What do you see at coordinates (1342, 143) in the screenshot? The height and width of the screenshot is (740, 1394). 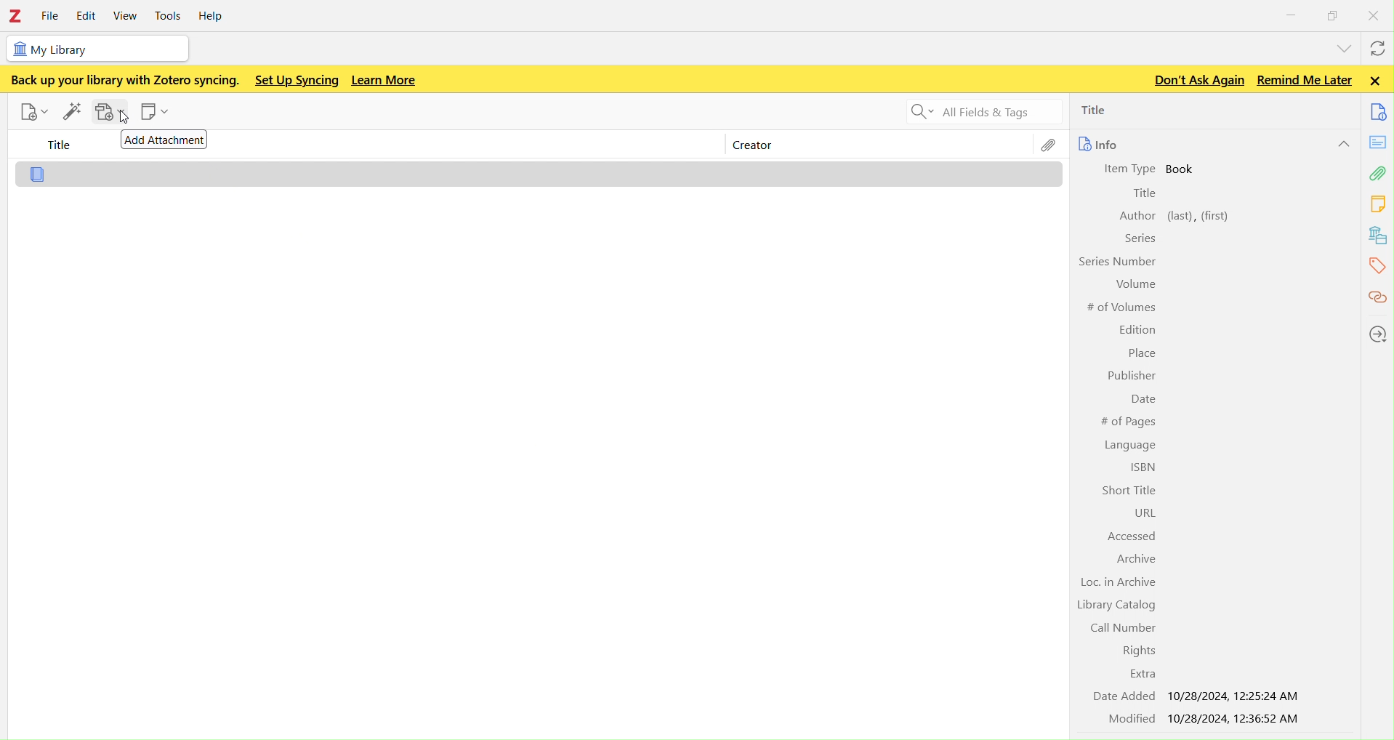 I see `hide` at bounding box center [1342, 143].